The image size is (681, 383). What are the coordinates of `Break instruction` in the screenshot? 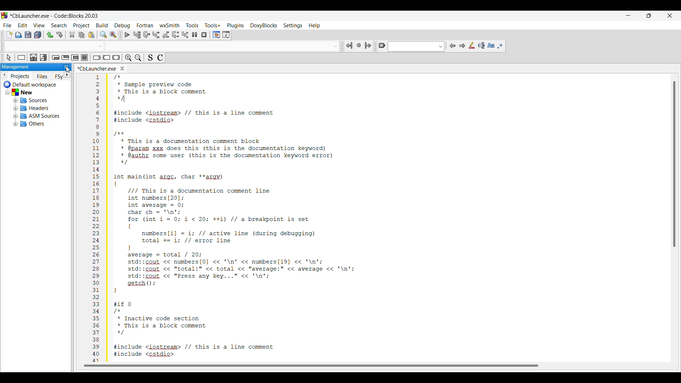 It's located at (97, 57).